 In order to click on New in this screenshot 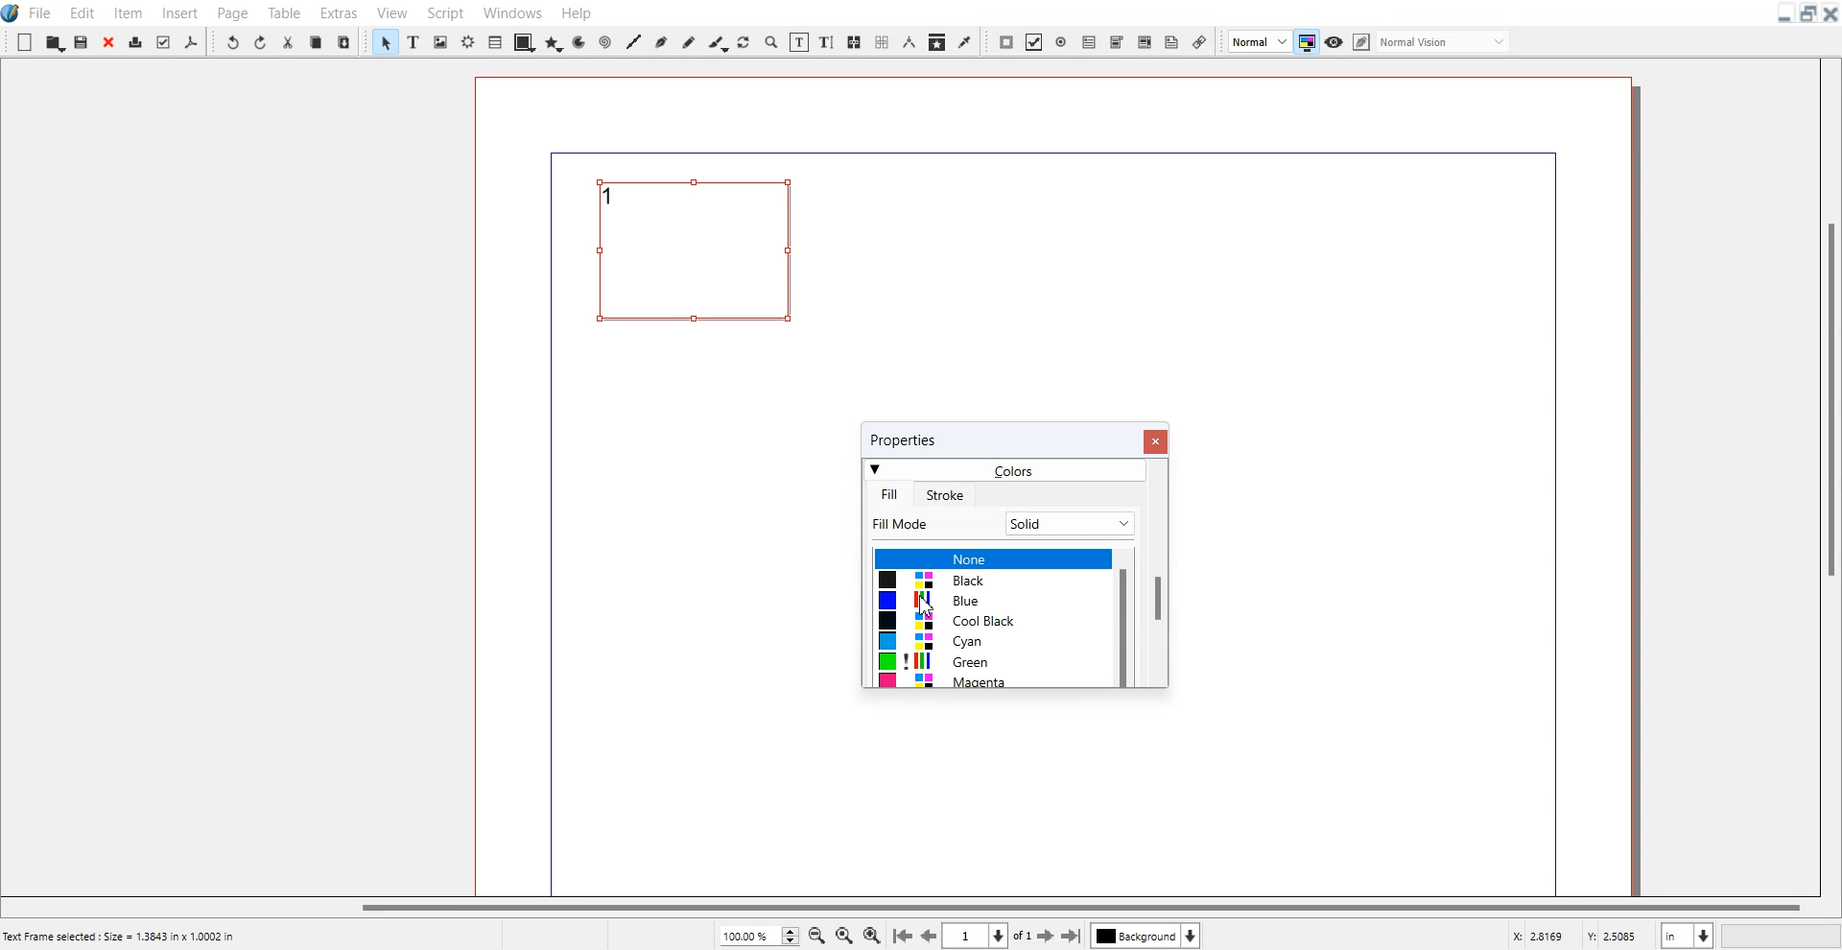, I will do `click(24, 42)`.